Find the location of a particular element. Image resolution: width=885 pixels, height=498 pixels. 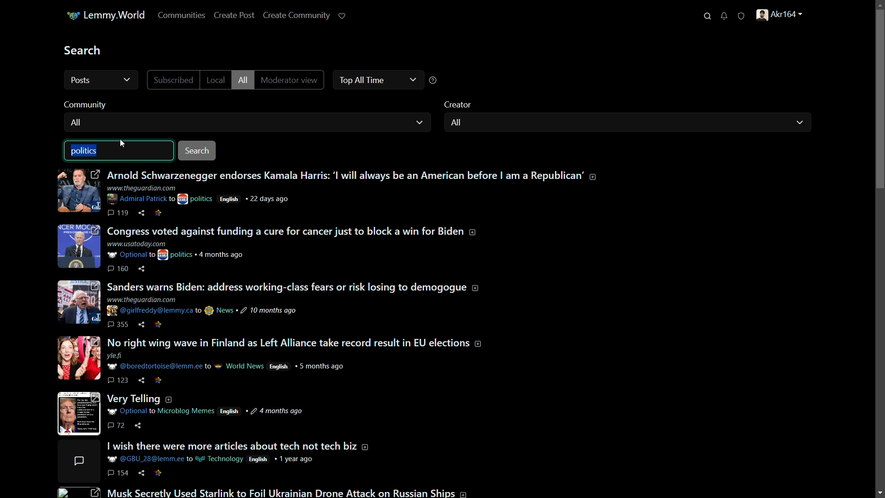

dropdown is located at coordinates (413, 80).